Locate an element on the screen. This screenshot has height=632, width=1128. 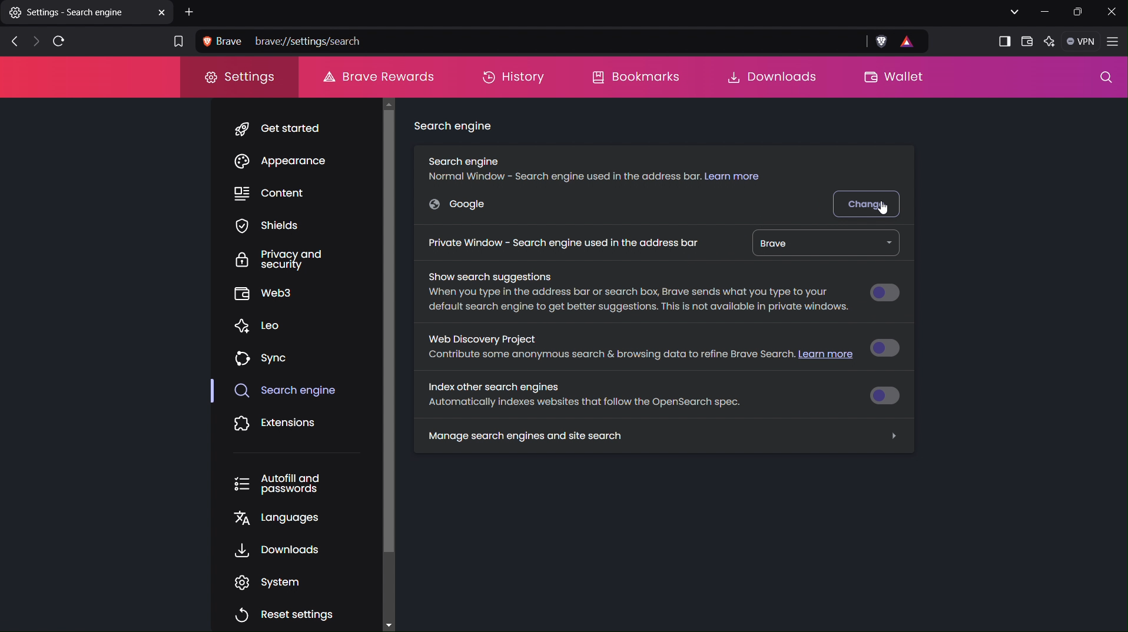
Wallet is located at coordinates (1027, 41).